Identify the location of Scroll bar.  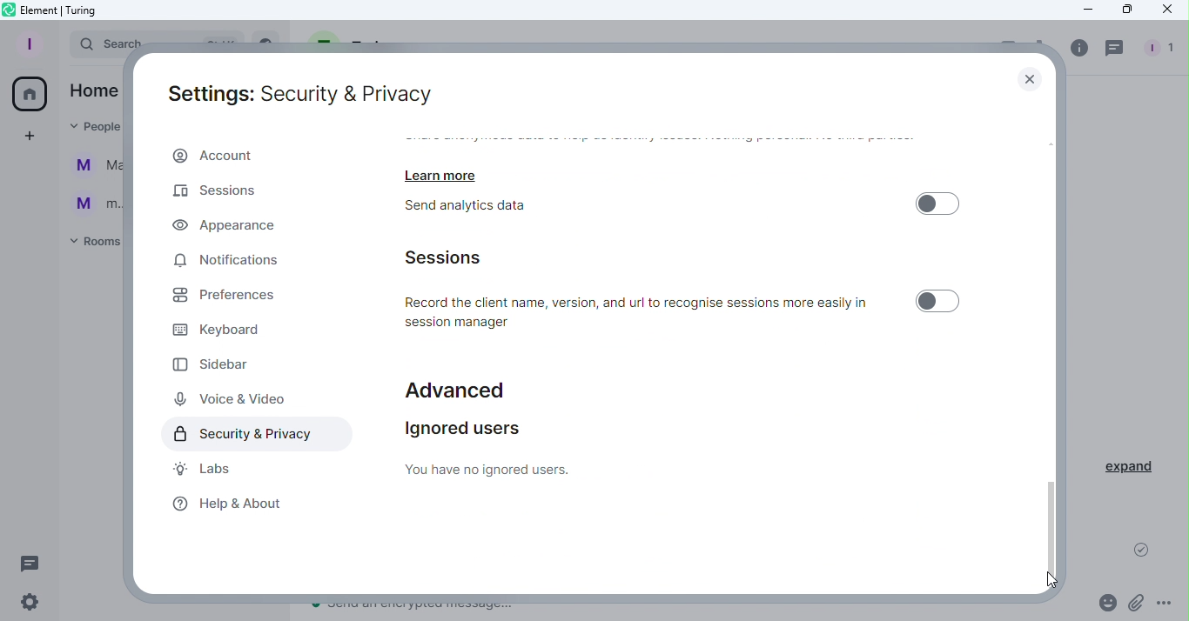
(1054, 358).